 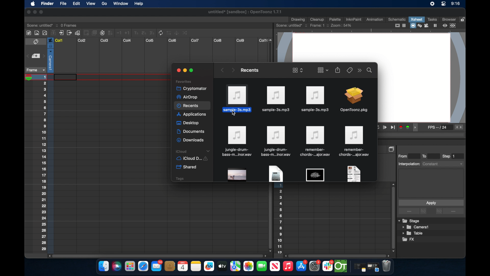 What do you see at coordinates (360, 71) in the screenshot?
I see `more options` at bounding box center [360, 71].